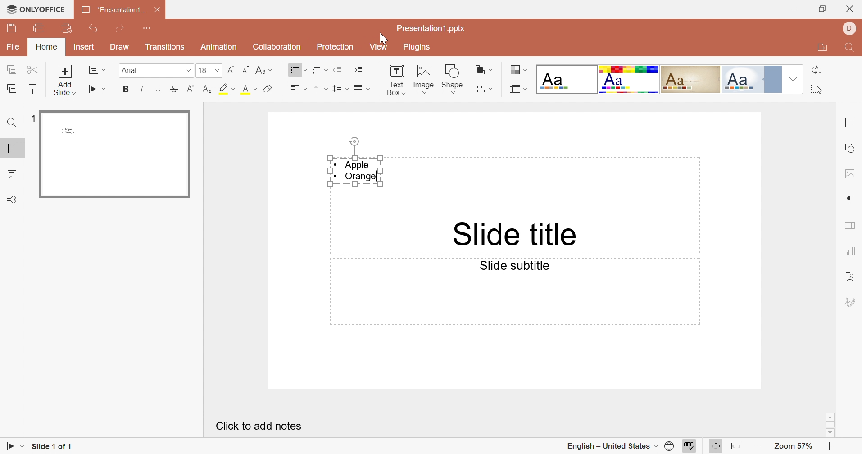 This screenshot has width=862, height=454. I want to click on shape settings, so click(850, 147).